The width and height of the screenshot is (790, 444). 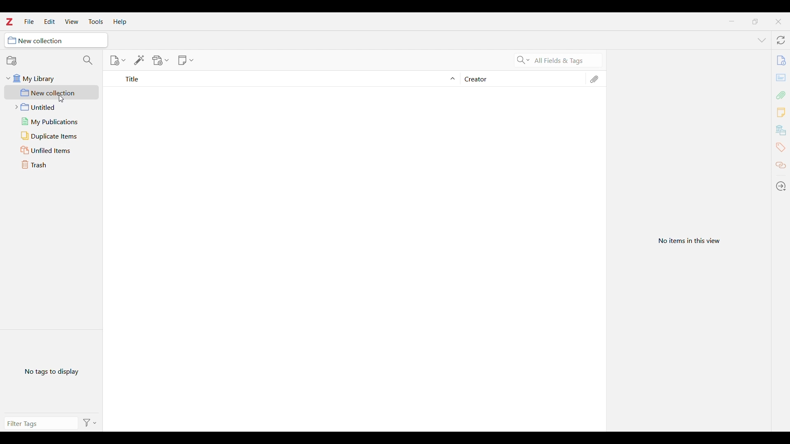 What do you see at coordinates (120, 22) in the screenshot?
I see `Help menu` at bounding box center [120, 22].